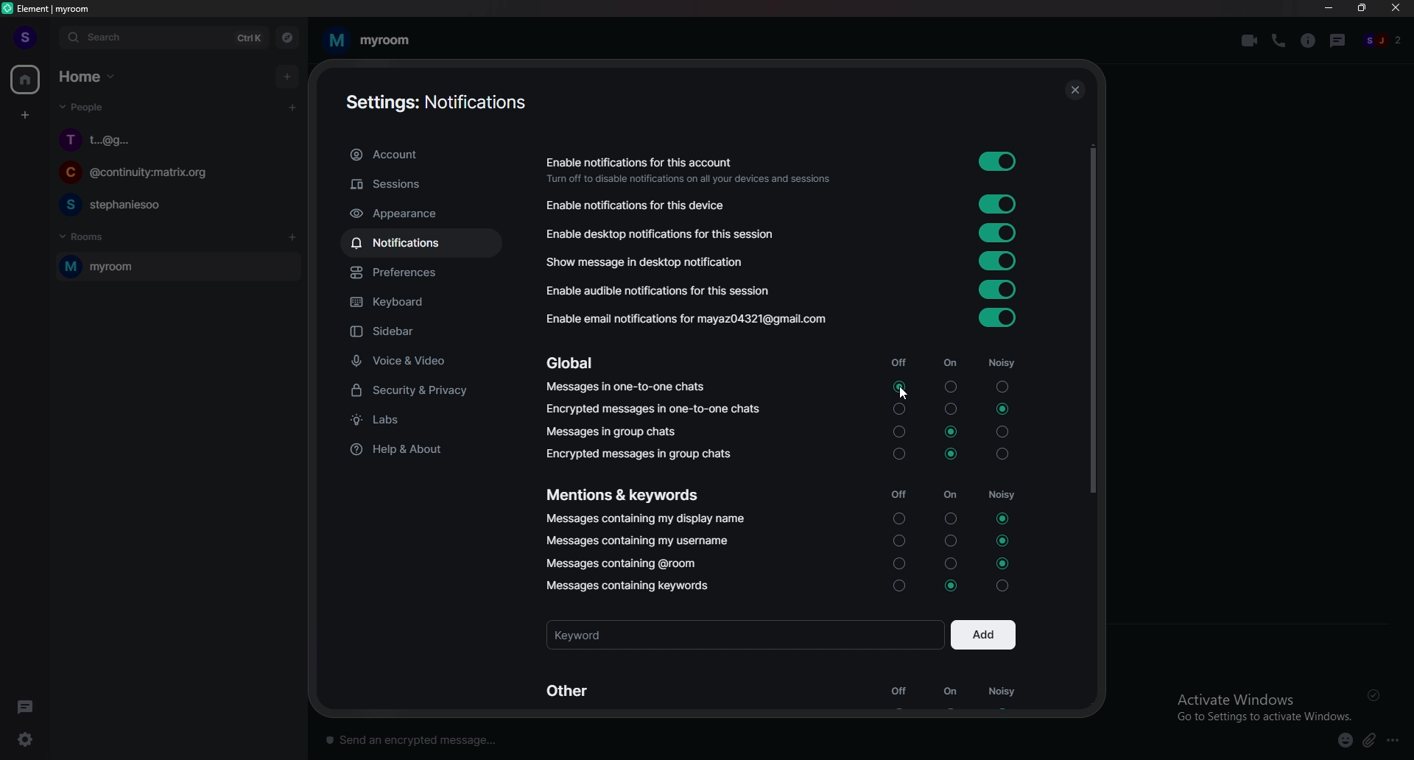 This screenshot has width=1414, height=760. What do you see at coordinates (427, 330) in the screenshot?
I see `sidebar` at bounding box center [427, 330].